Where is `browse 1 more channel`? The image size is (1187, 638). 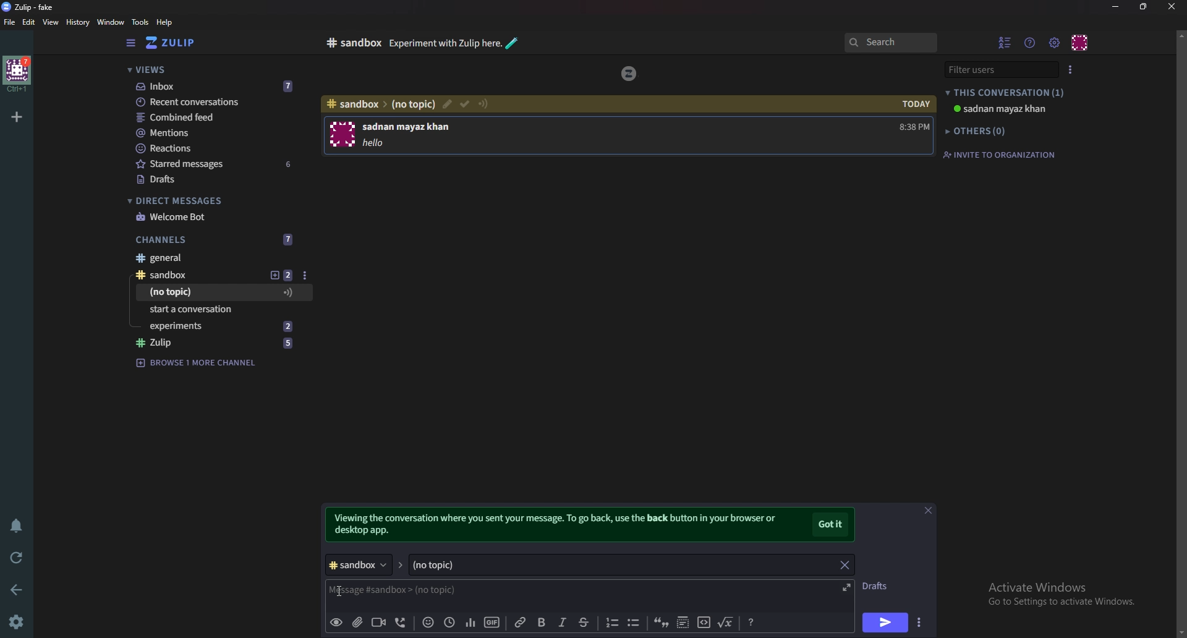
browse 1 more channel is located at coordinates (198, 364).